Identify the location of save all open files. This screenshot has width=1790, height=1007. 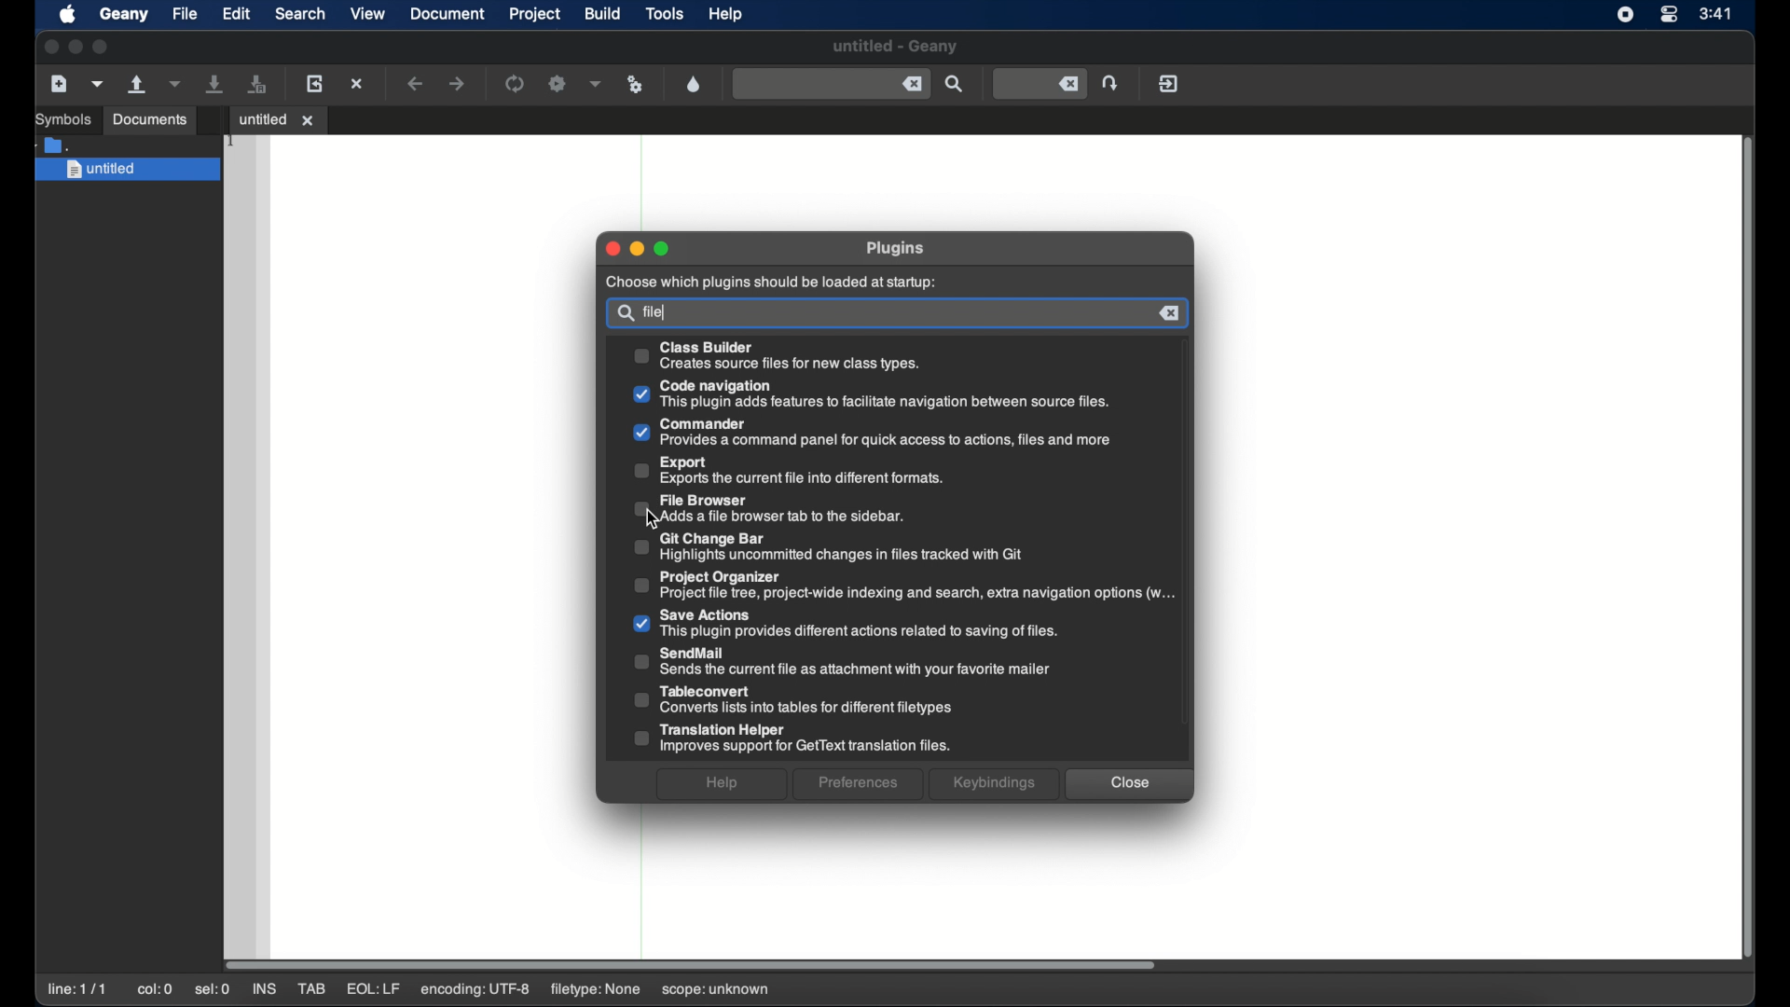
(259, 84).